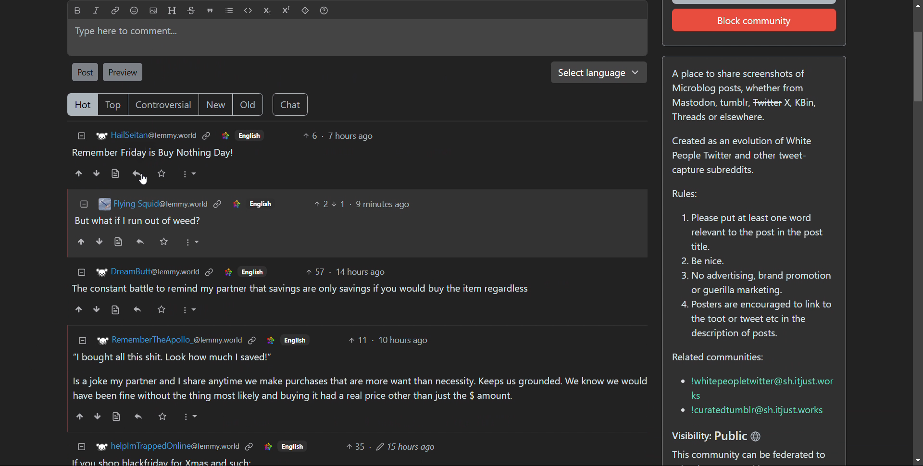 This screenshot has width=923, height=466. Describe the element at coordinates (383, 205) in the screenshot. I see `time of posting` at that location.